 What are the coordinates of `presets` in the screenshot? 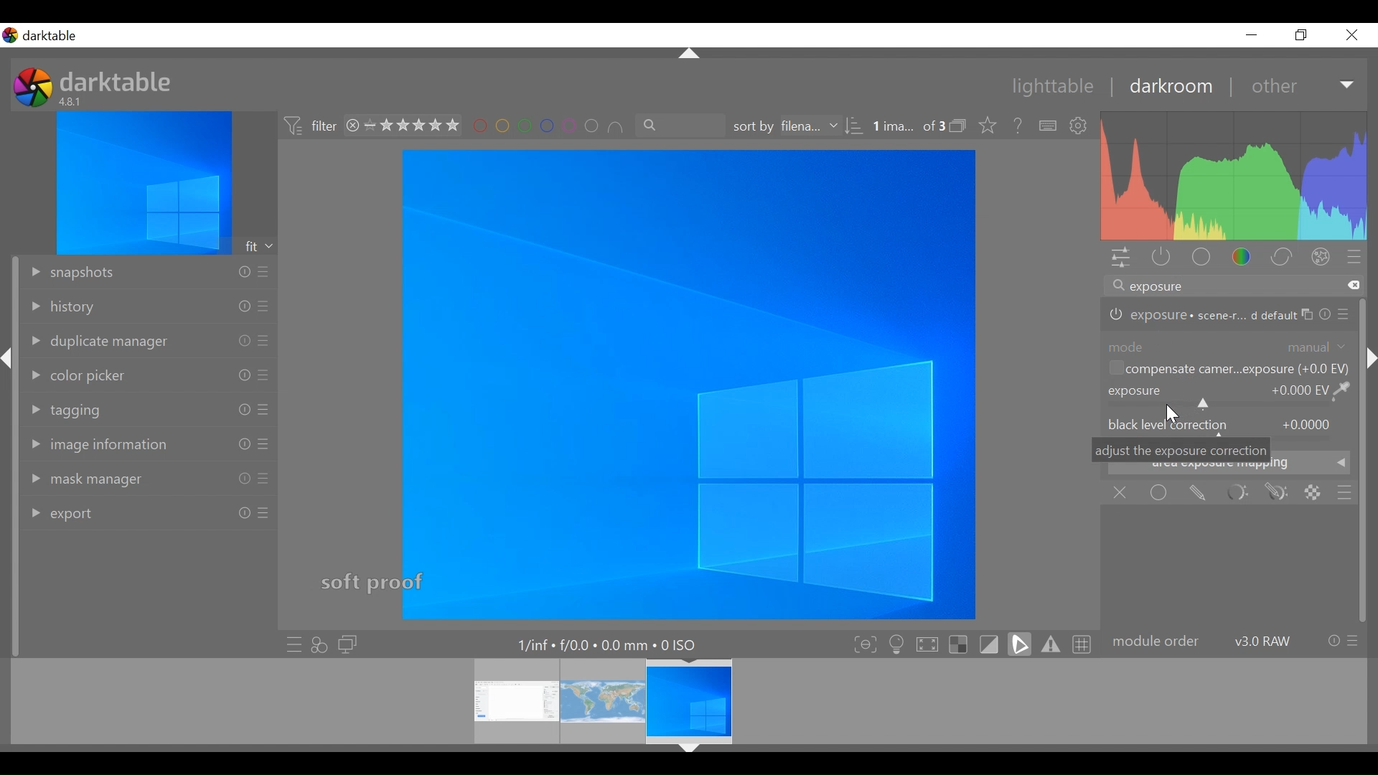 It's located at (263, 479).